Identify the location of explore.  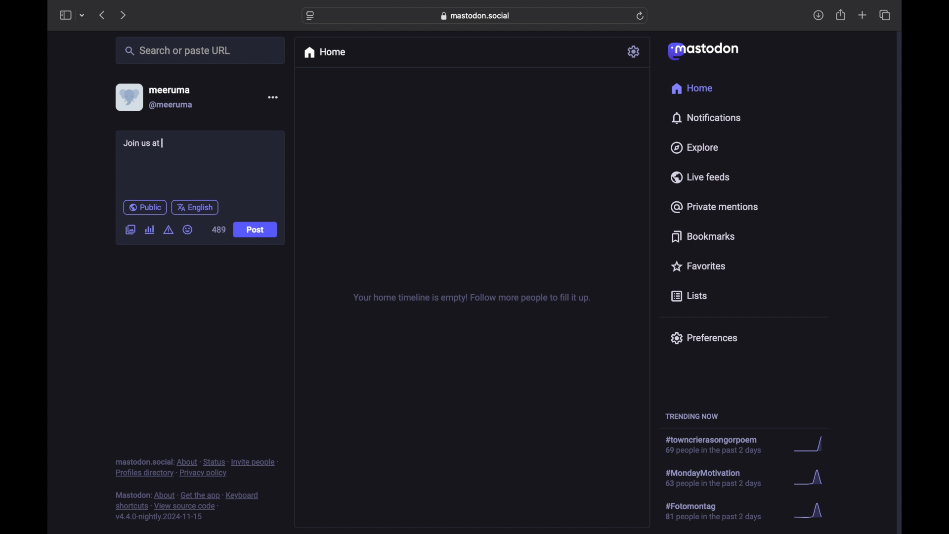
(693, 148).